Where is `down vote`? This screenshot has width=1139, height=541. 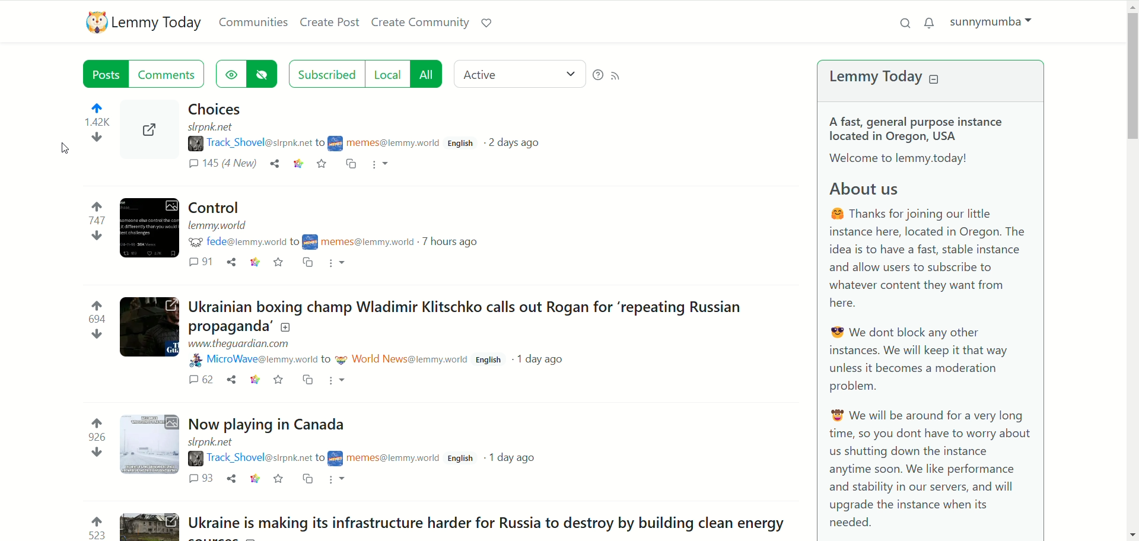
down vote is located at coordinates (97, 336).